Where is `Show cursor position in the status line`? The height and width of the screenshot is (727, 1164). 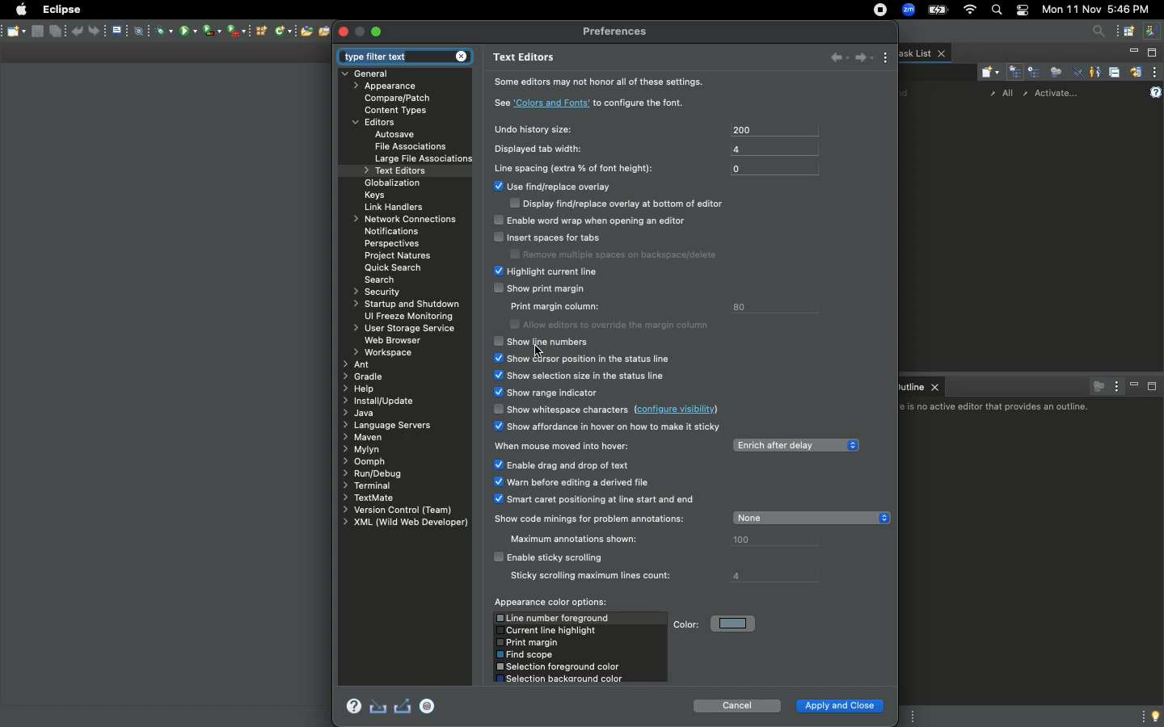 Show cursor position in the status line is located at coordinates (583, 357).